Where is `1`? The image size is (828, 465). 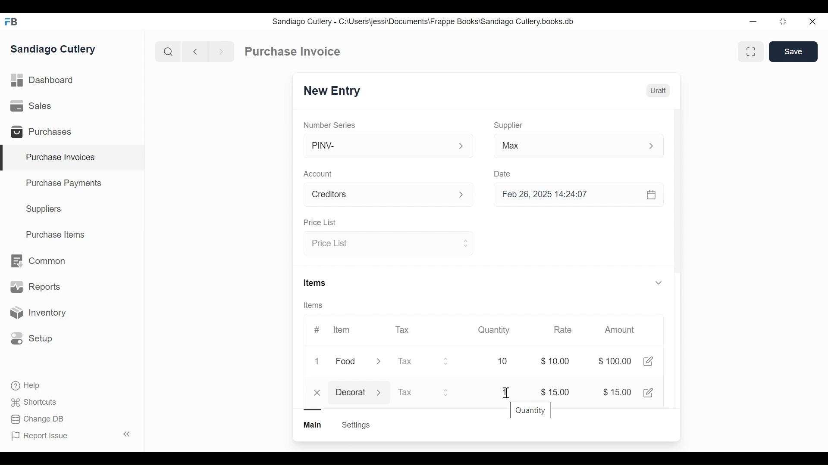 1 is located at coordinates (319, 362).